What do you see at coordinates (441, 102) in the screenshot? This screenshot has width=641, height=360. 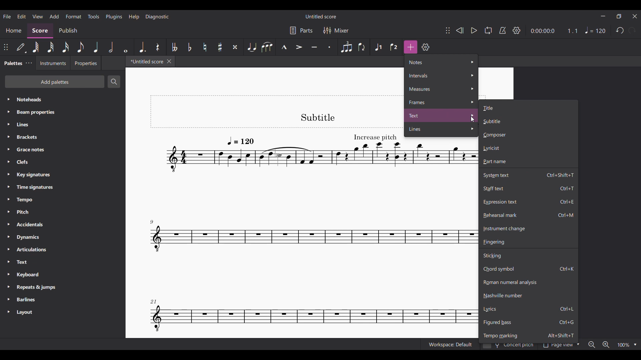 I see `Frame options` at bounding box center [441, 102].